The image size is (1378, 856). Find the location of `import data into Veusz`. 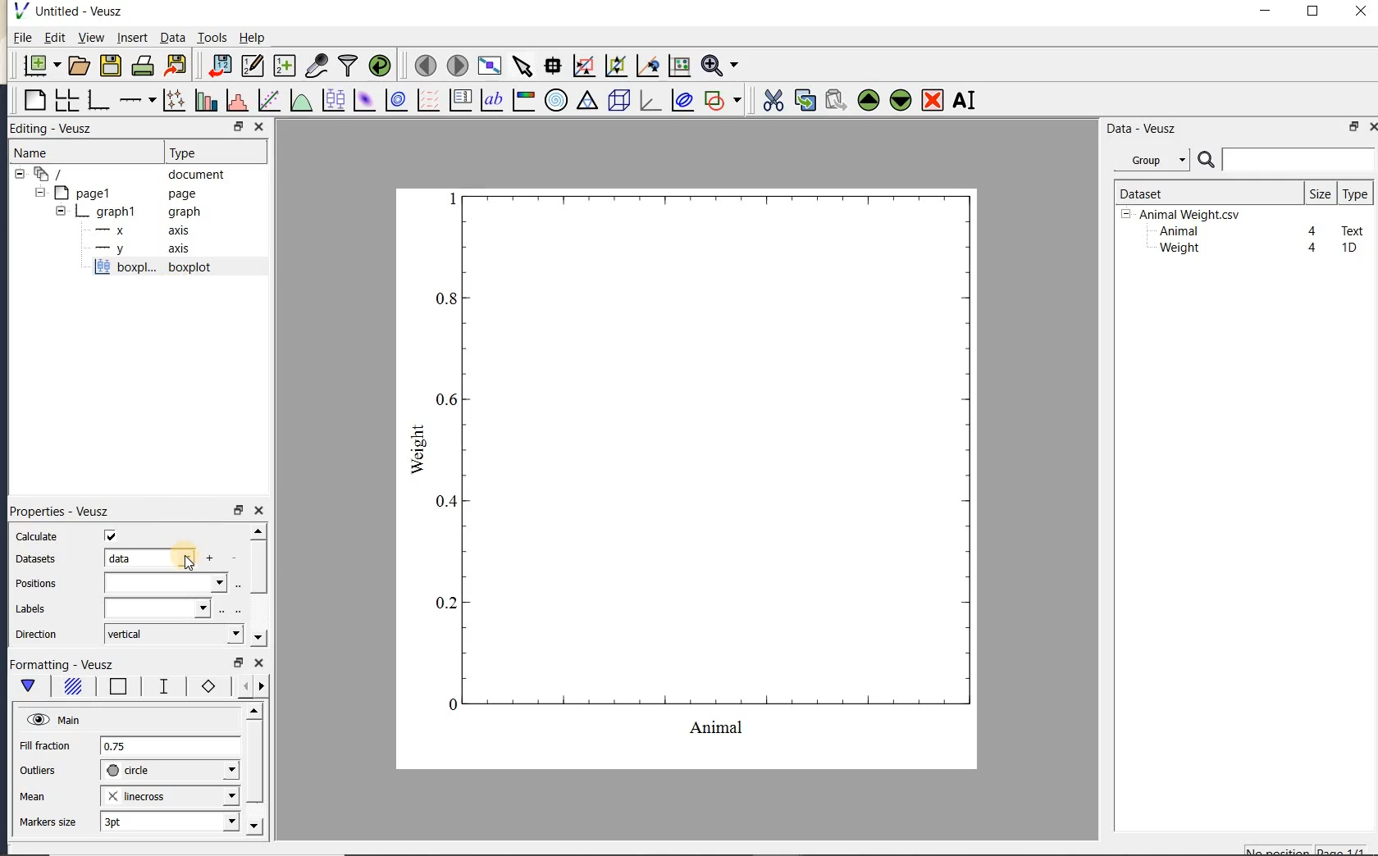

import data into Veusz is located at coordinates (220, 66).